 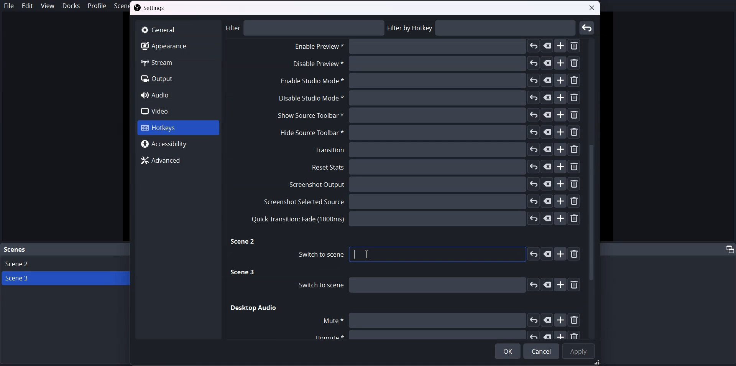 What do you see at coordinates (435, 255) in the screenshot?
I see `Switch to scene` at bounding box center [435, 255].